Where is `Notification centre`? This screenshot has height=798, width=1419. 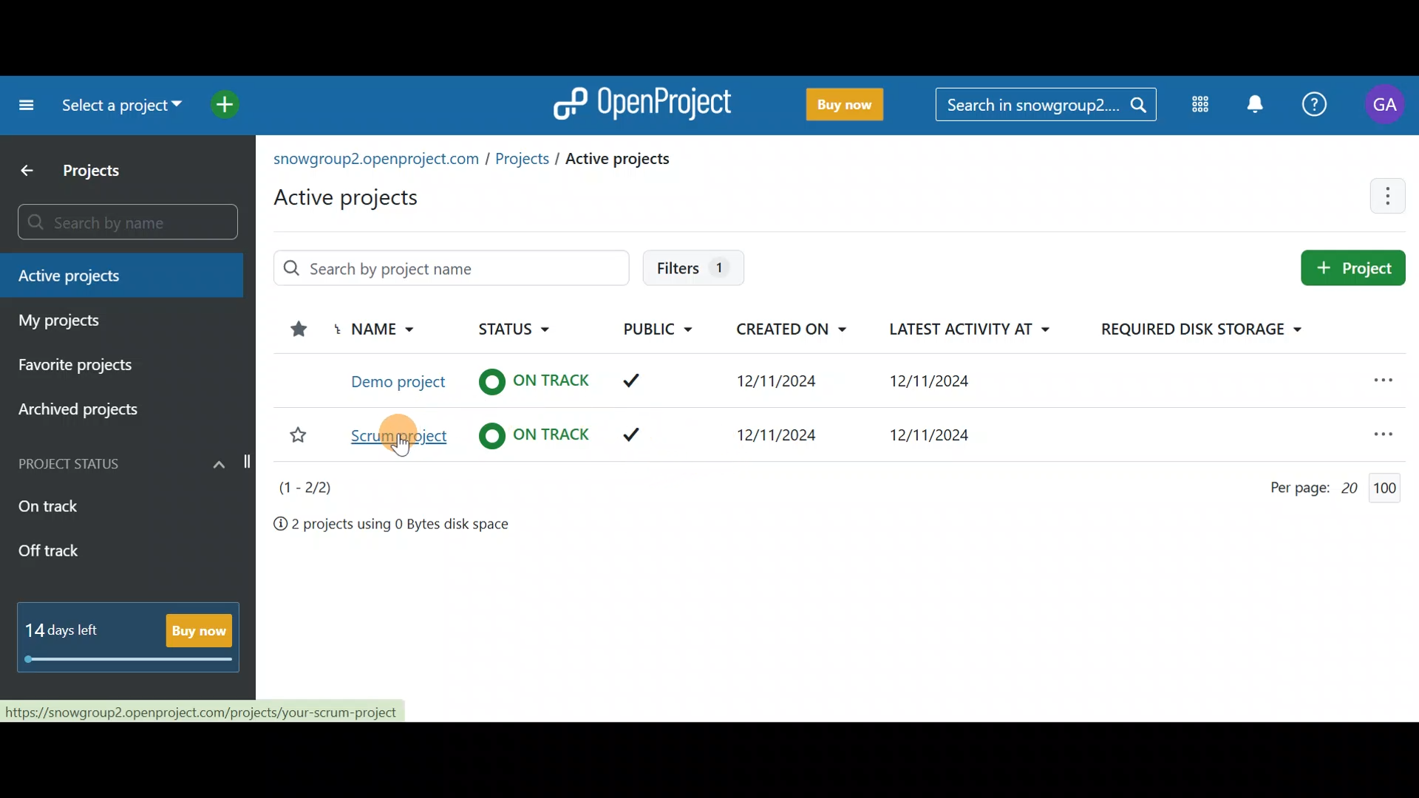
Notification centre is located at coordinates (1251, 103).